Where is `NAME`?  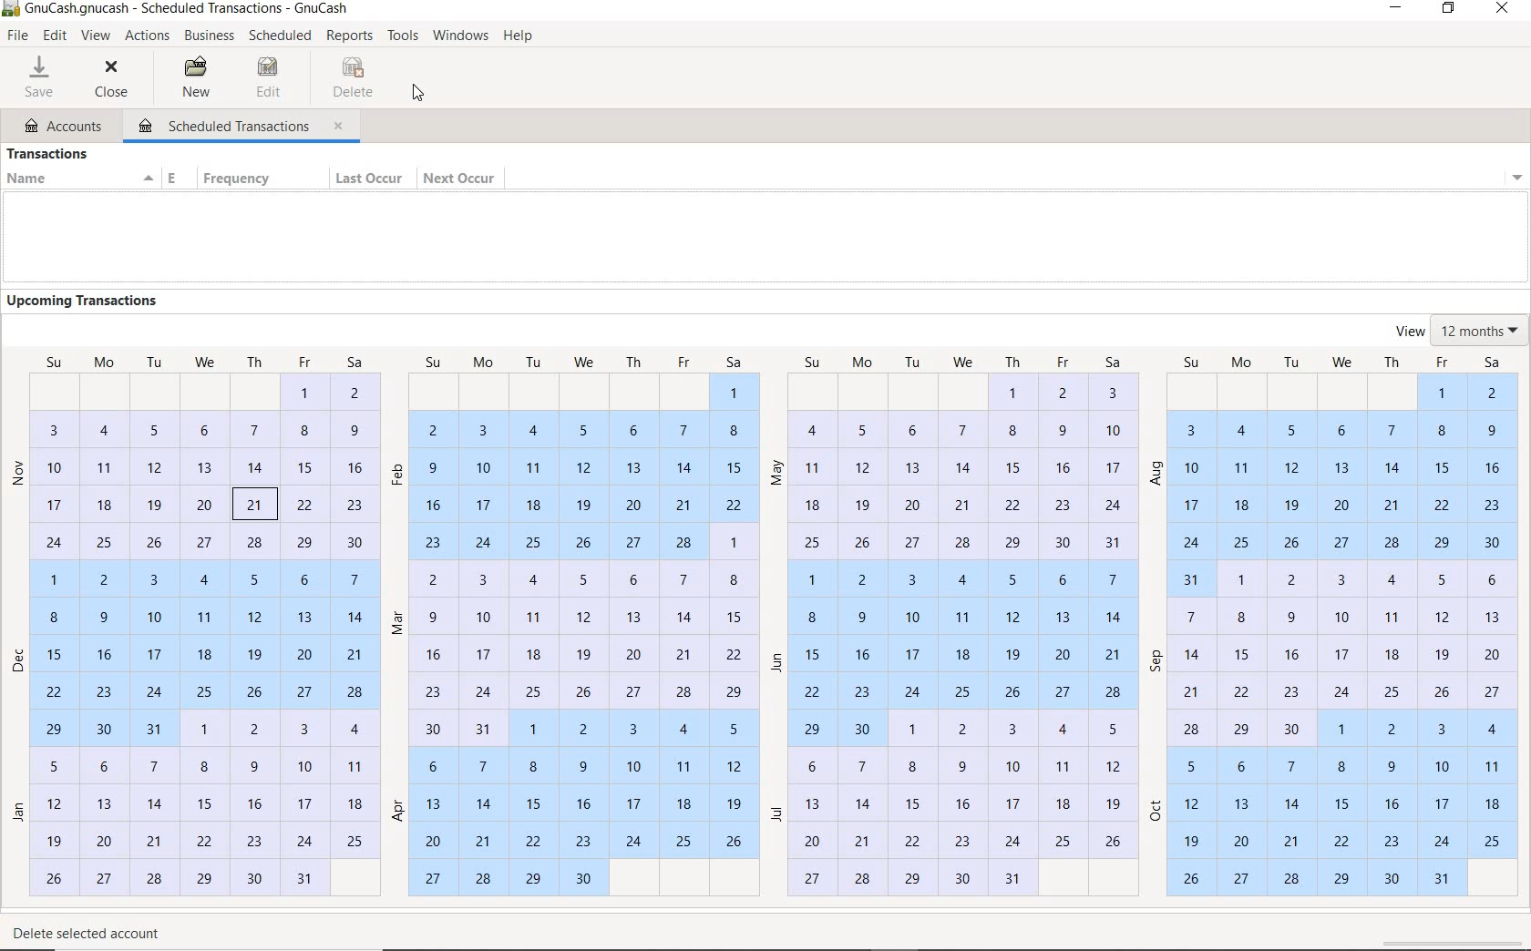 NAME is located at coordinates (79, 181).